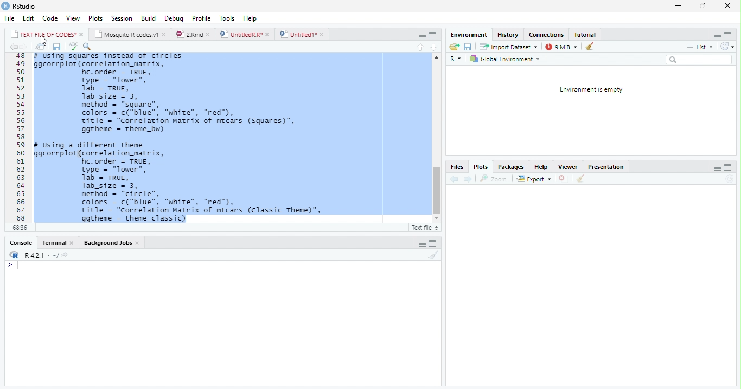  Describe the element at coordinates (193, 34) in the screenshot. I see `2rmd` at that location.